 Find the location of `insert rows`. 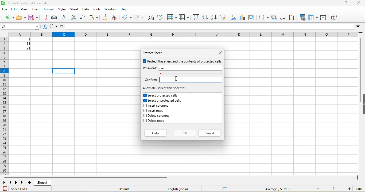

insert rows is located at coordinates (163, 111).